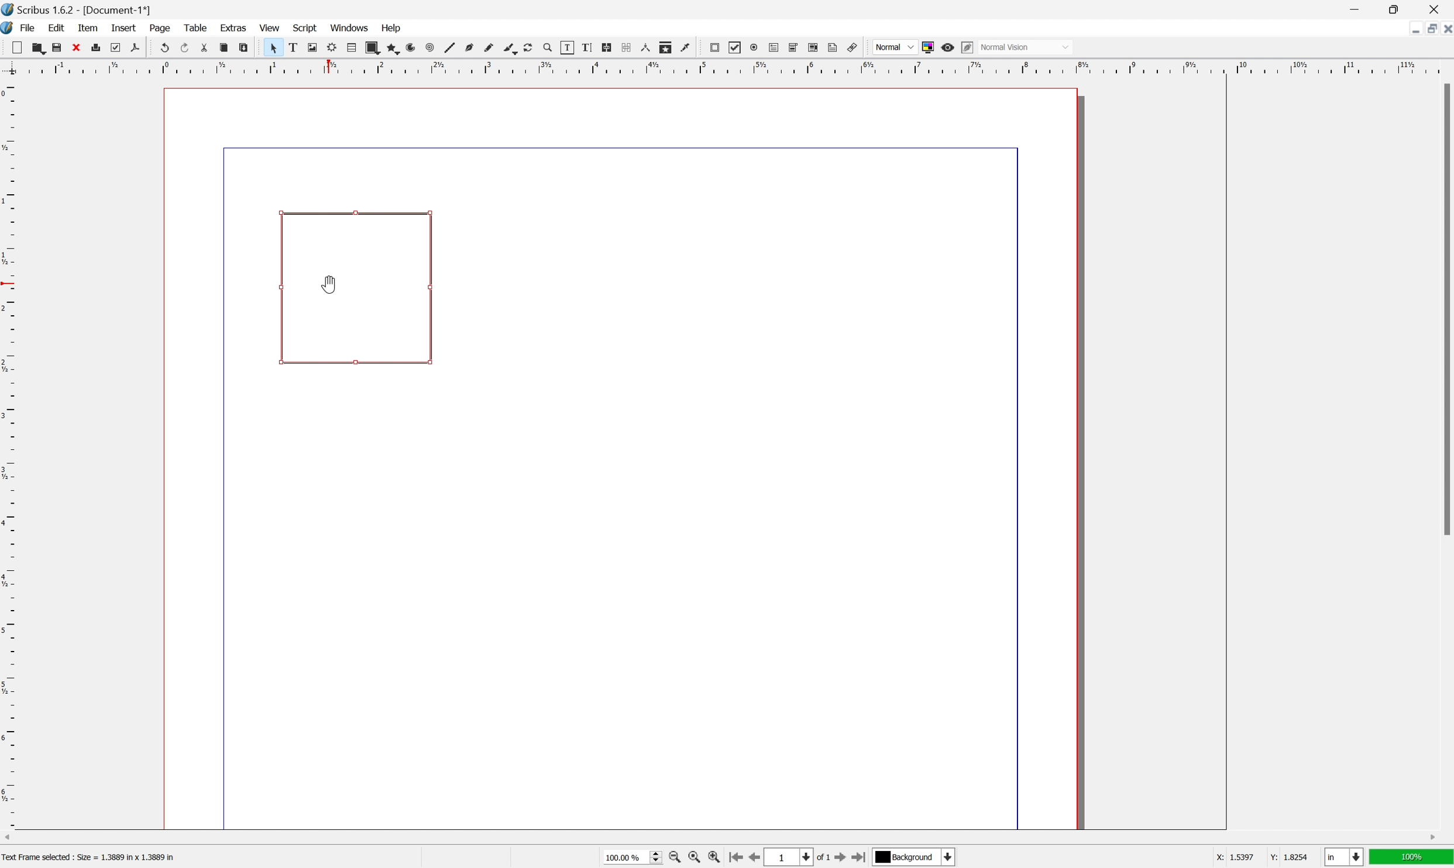  What do you see at coordinates (429, 49) in the screenshot?
I see `spiral` at bounding box center [429, 49].